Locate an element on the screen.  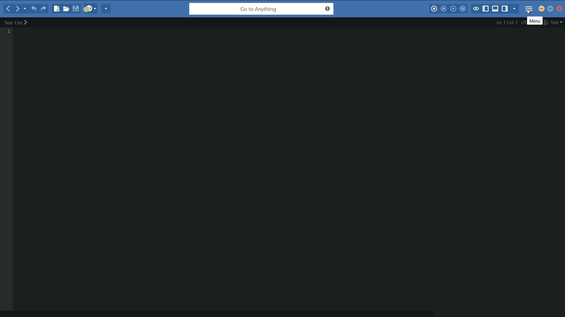
play last macro is located at coordinates (453, 9).